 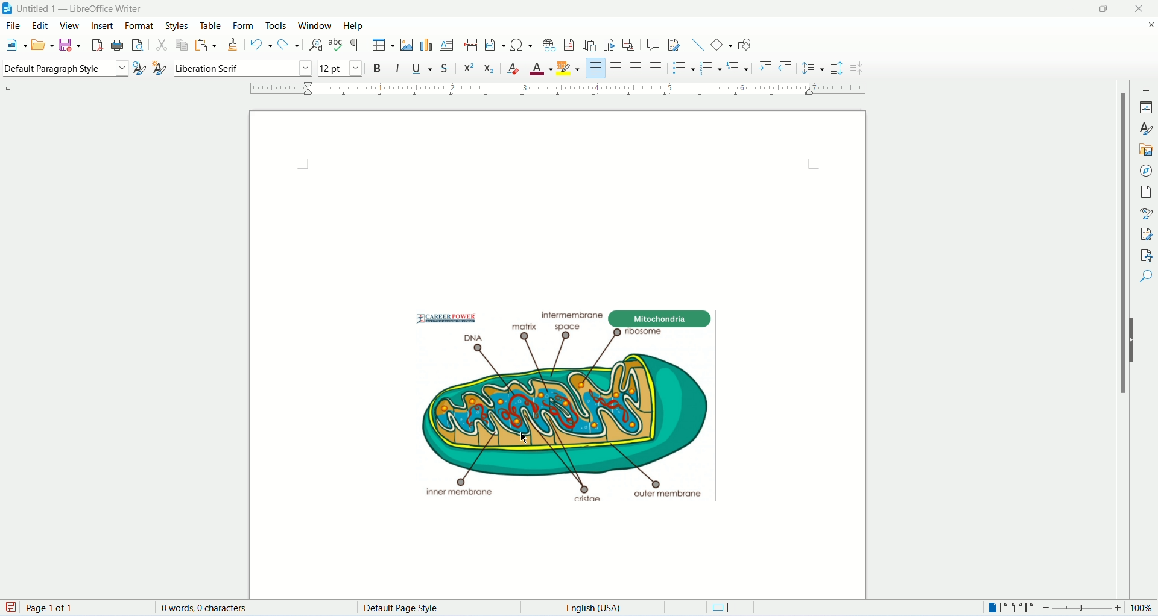 I want to click on insert field, so click(x=495, y=45).